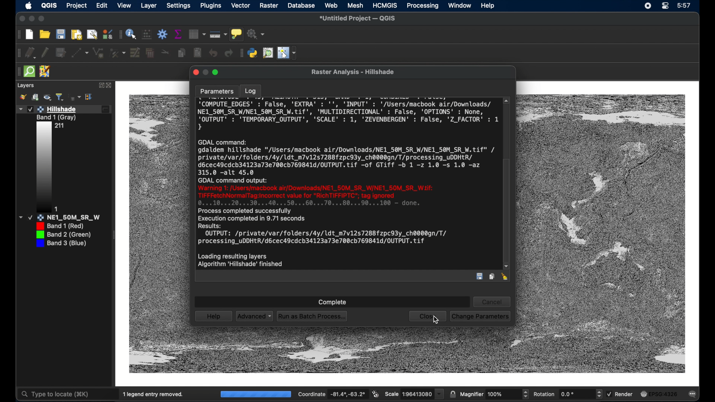 Image resolution: width=715 pixels, height=402 pixels. What do you see at coordinates (26, 86) in the screenshot?
I see `layers` at bounding box center [26, 86].